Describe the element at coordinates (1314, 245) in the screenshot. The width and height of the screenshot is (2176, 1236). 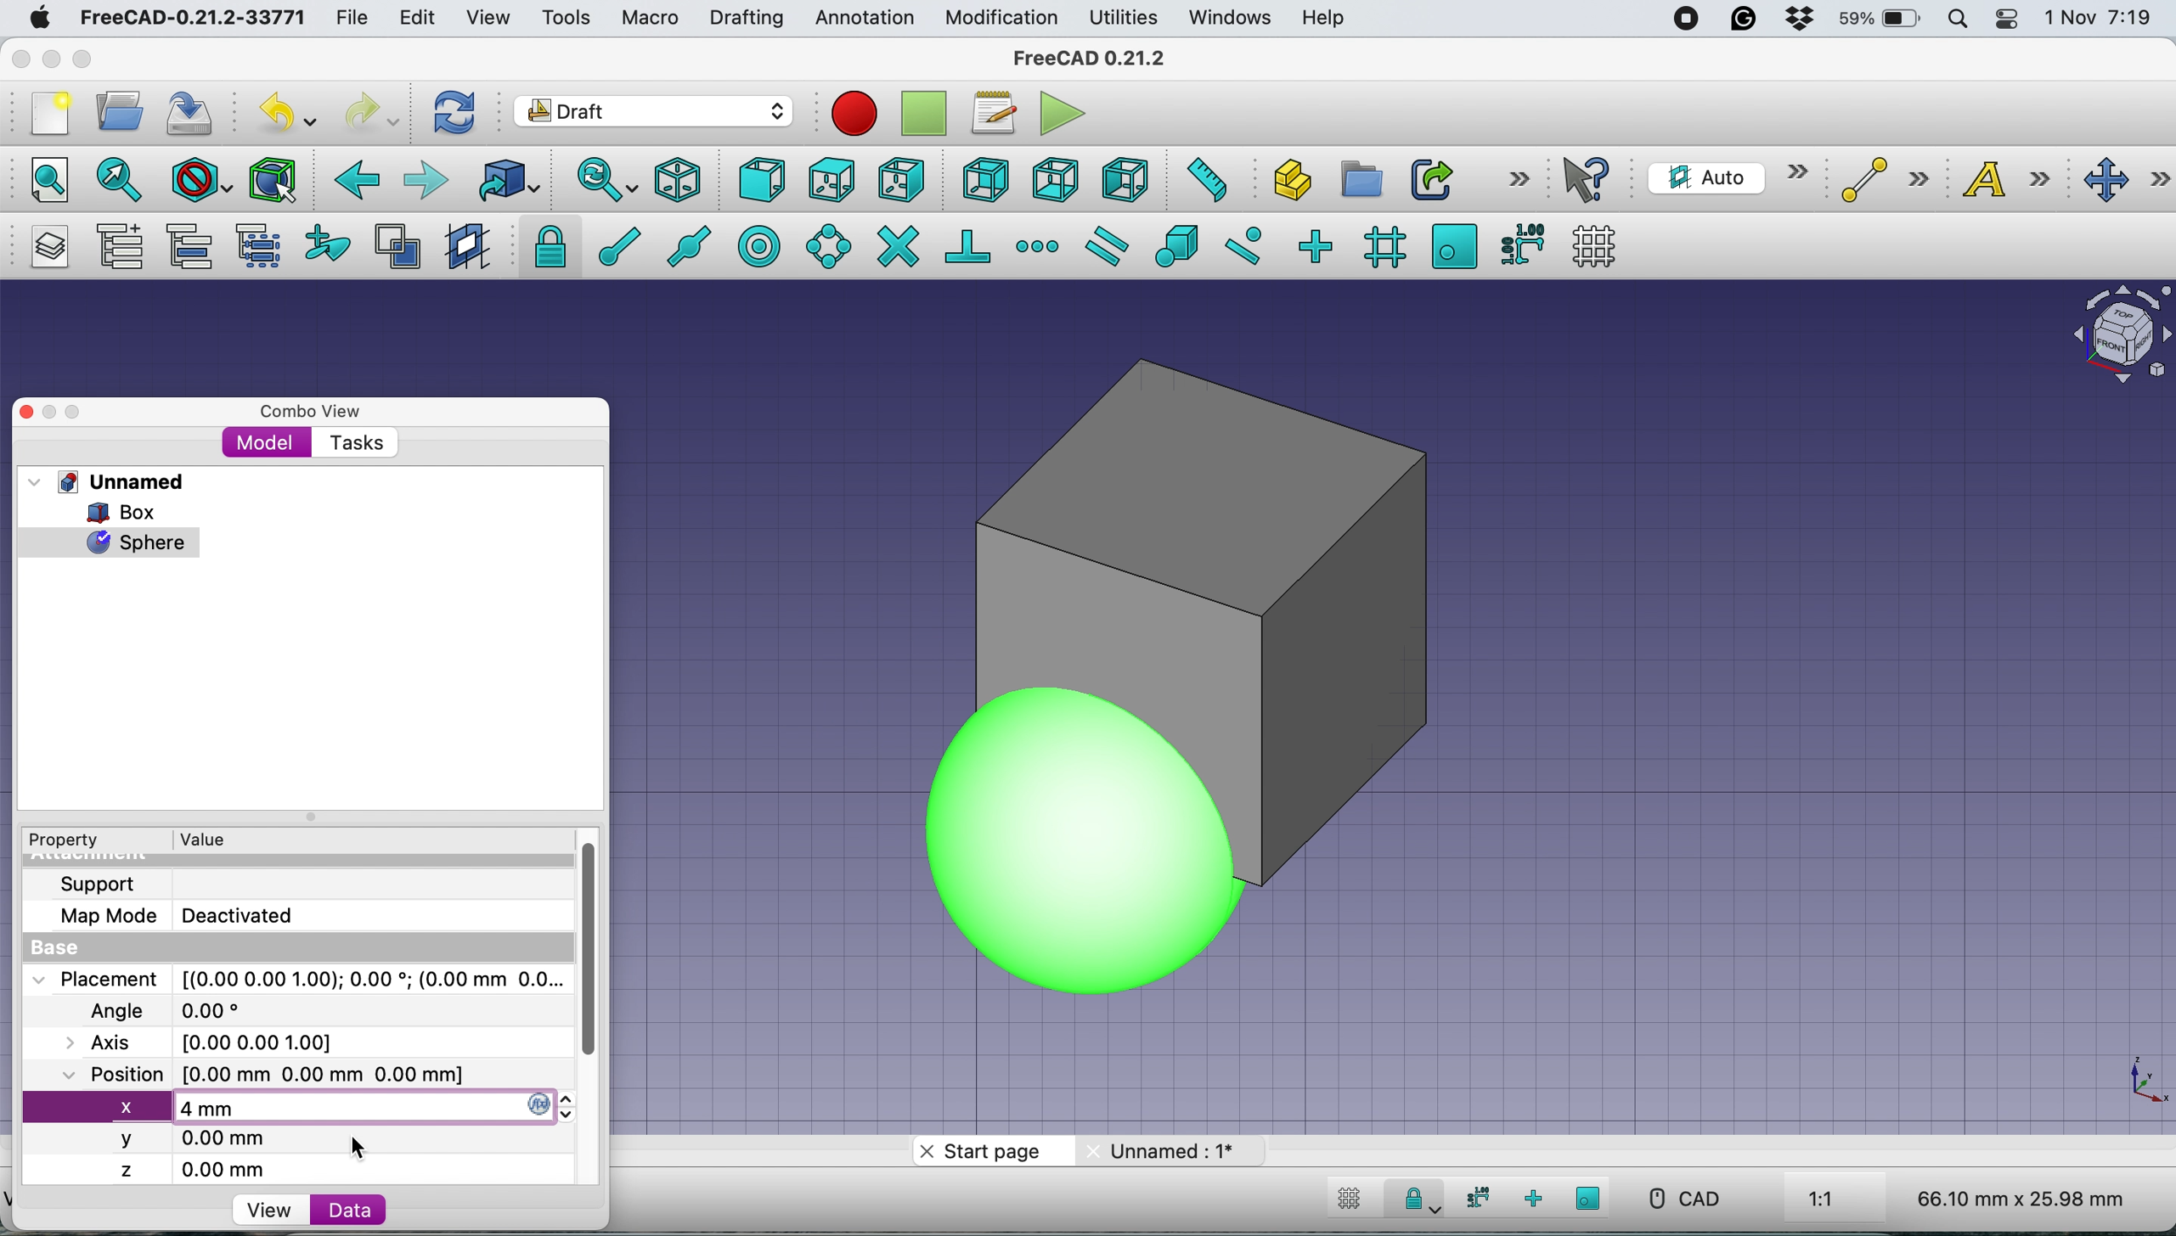
I see `snap ortho` at that location.